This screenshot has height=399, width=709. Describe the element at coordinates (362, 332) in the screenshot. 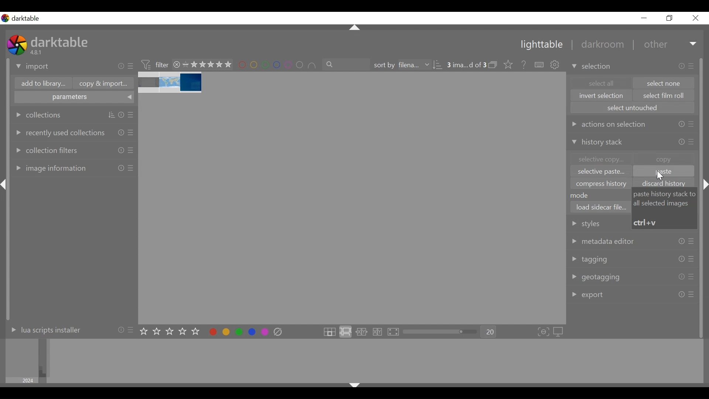

I see `click to enter culling layout in fixed mode` at that location.